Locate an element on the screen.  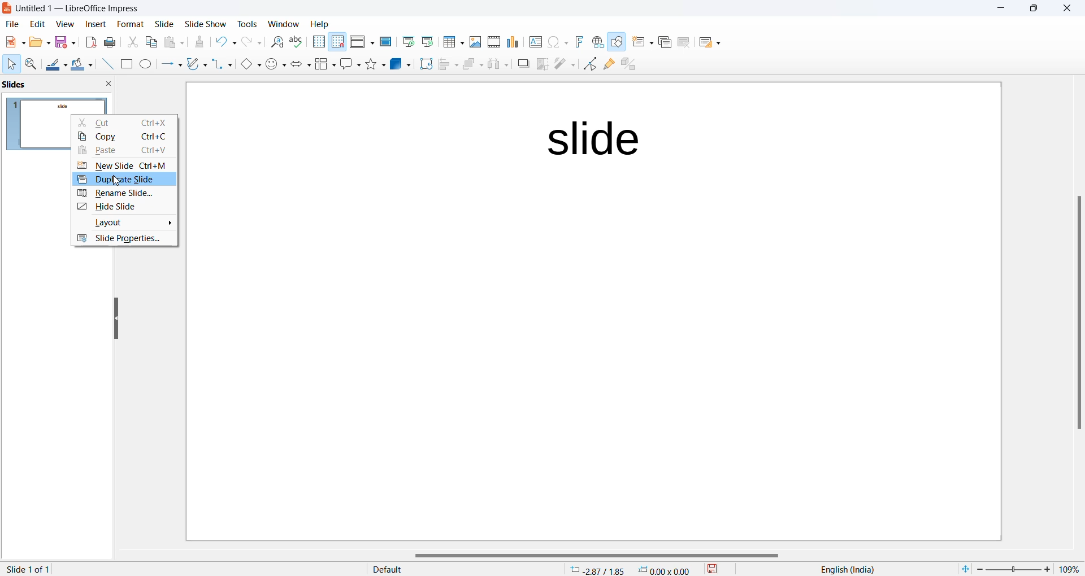
Insert text is located at coordinates (531, 41).